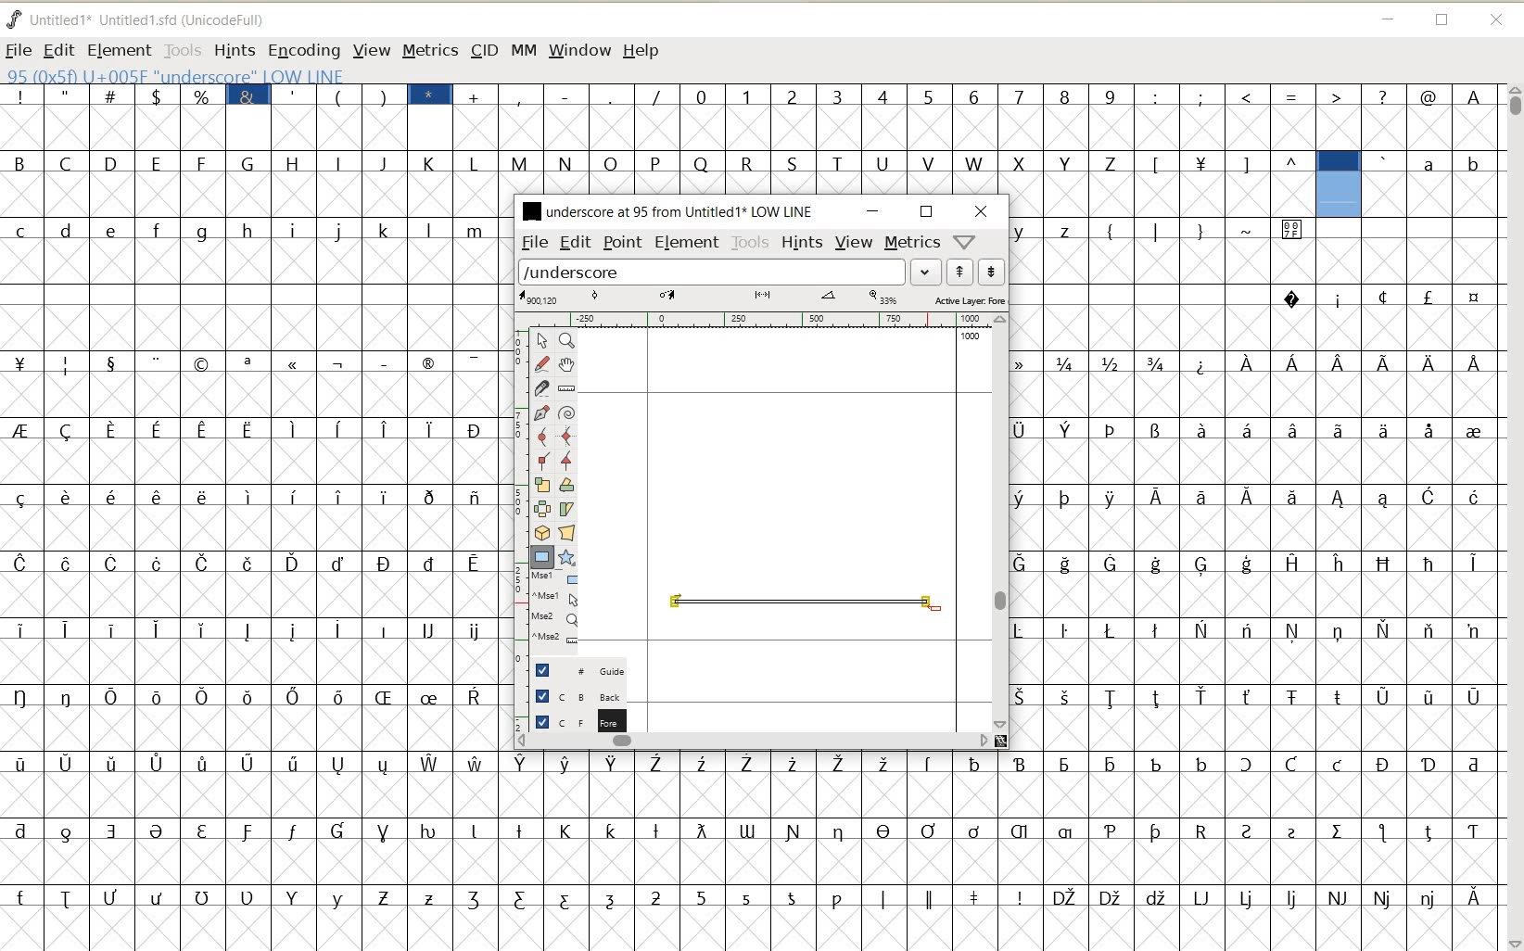 The image size is (1524, 951). I want to click on rotate the selection in 3D and project back to plane, so click(541, 532).